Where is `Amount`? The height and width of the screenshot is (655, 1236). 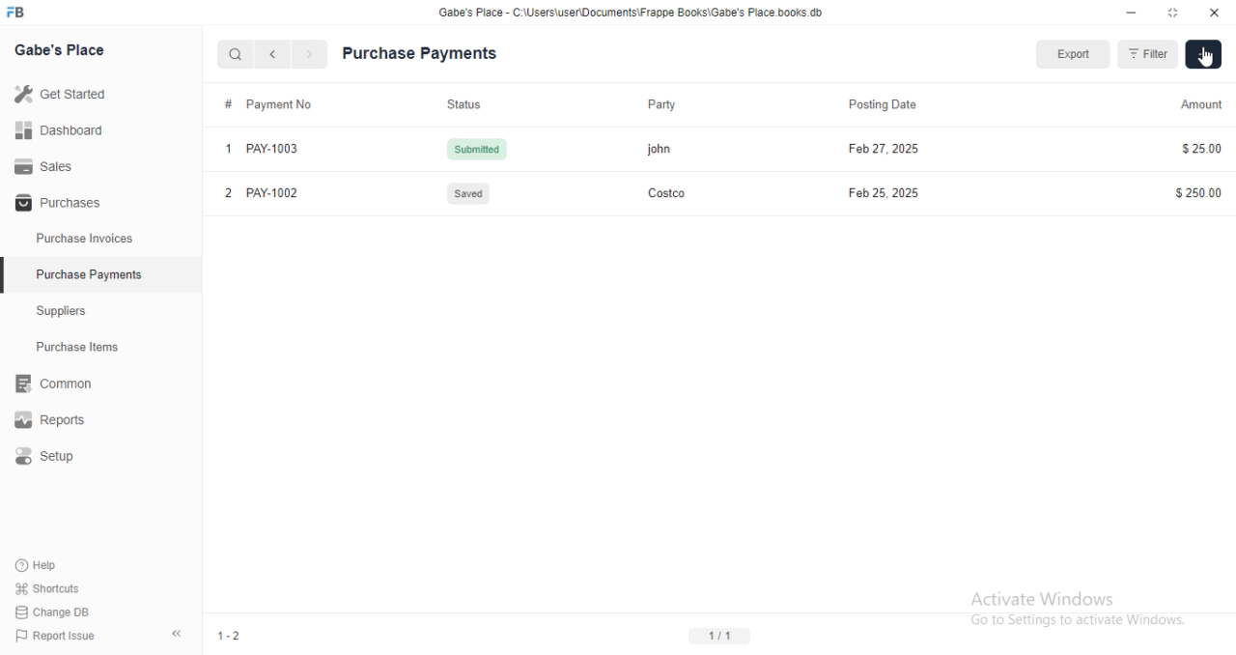
Amount is located at coordinates (1199, 104).